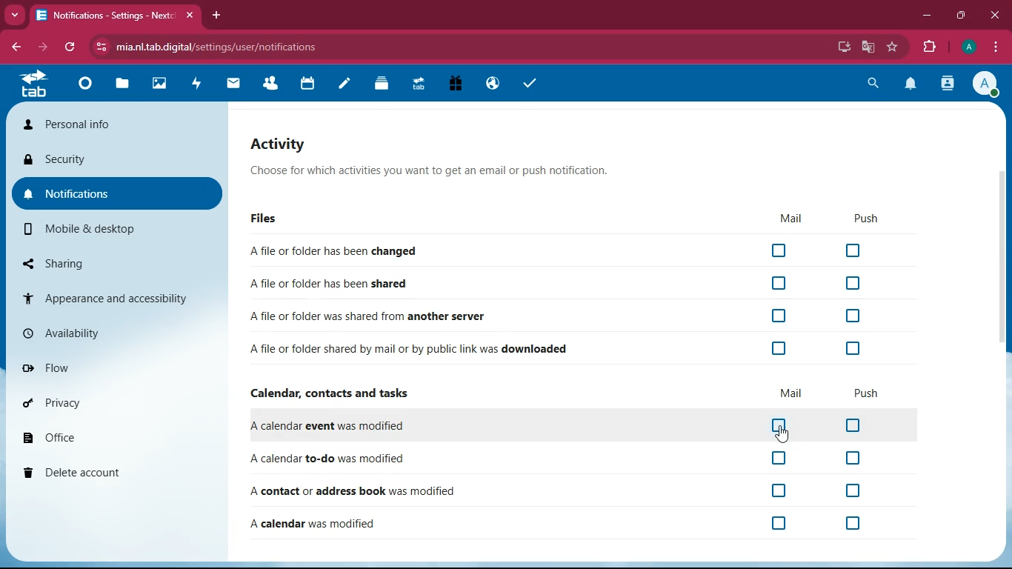  What do you see at coordinates (107, 16) in the screenshot?
I see `Notifications- Setting - Next` at bounding box center [107, 16].